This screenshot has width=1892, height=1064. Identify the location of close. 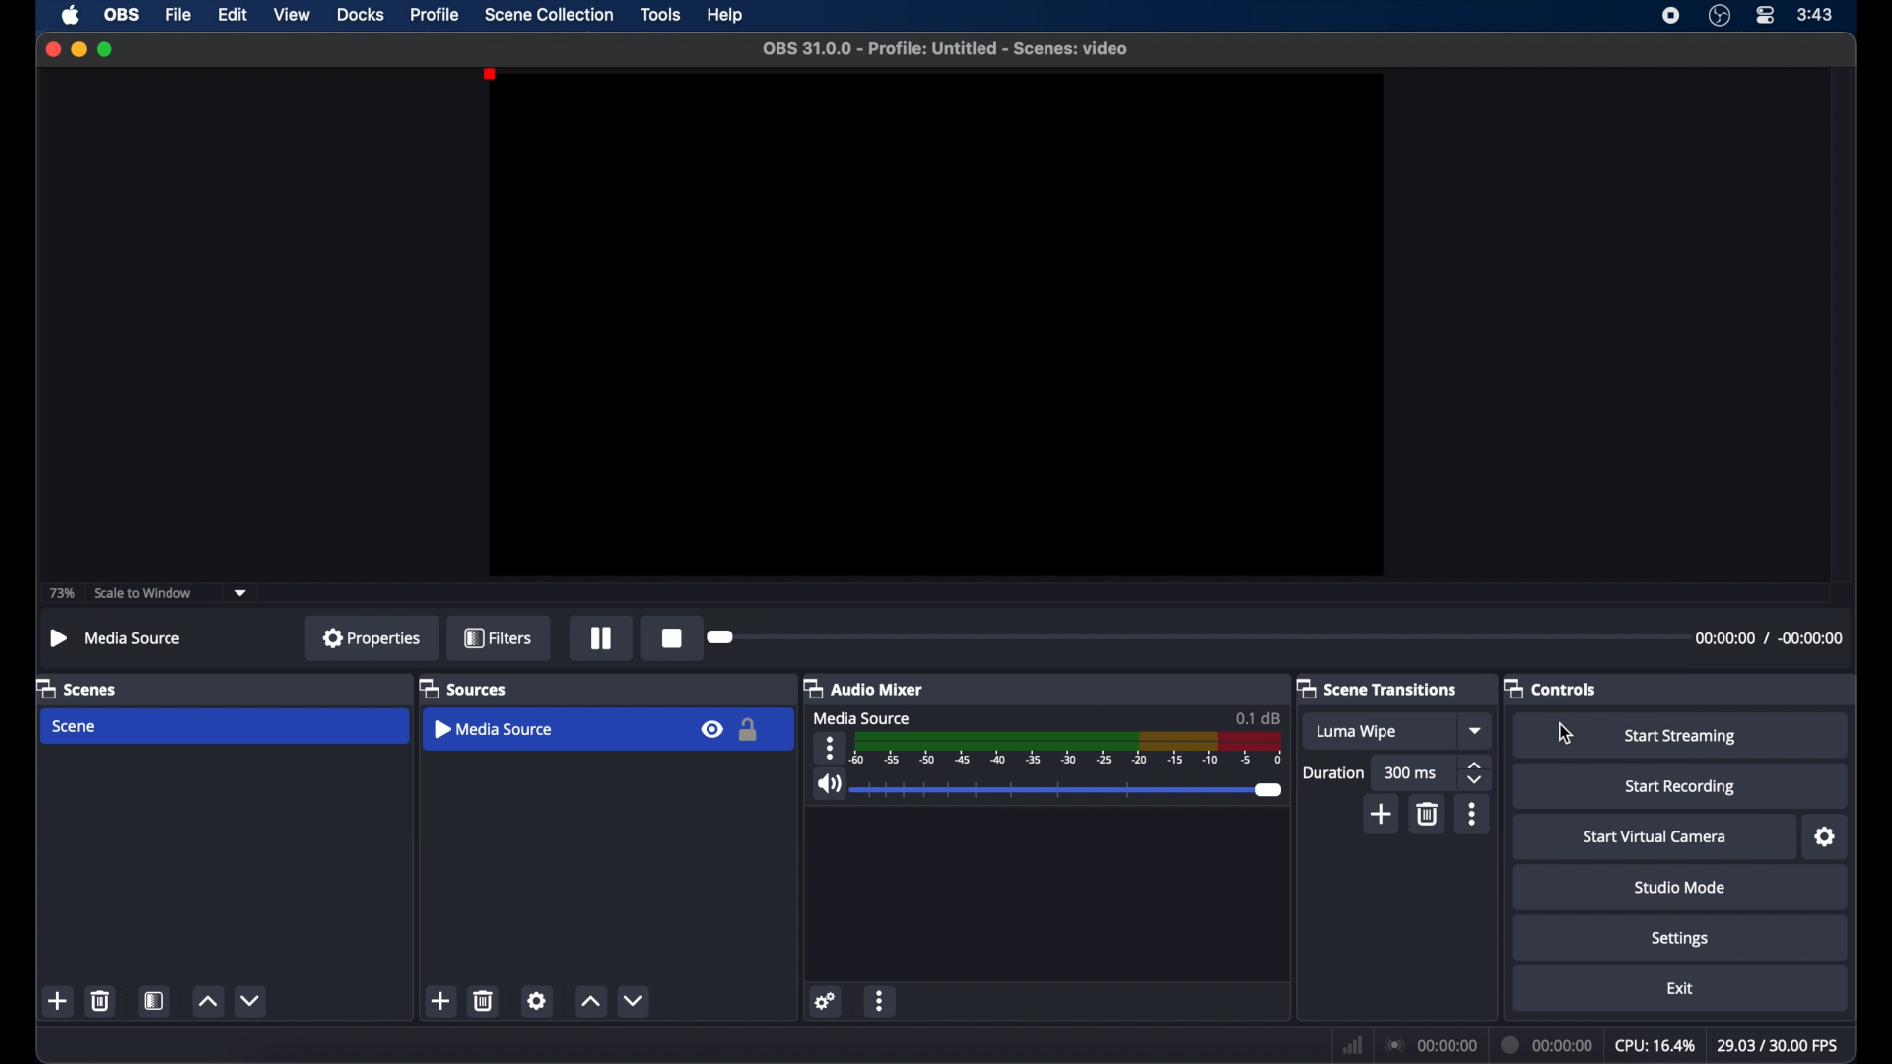
(53, 49).